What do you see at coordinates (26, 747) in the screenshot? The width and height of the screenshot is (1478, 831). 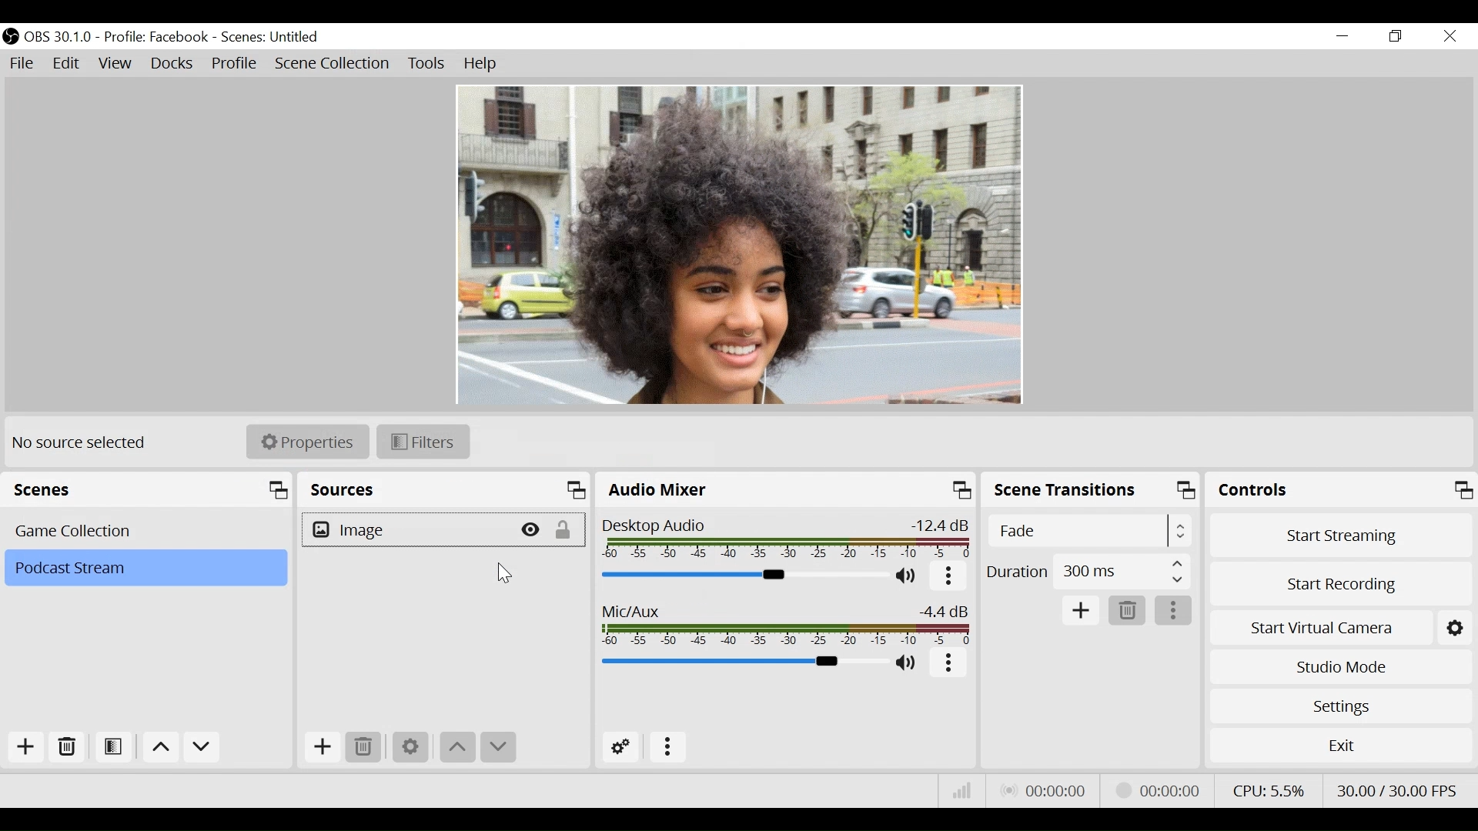 I see `Add` at bounding box center [26, 747].